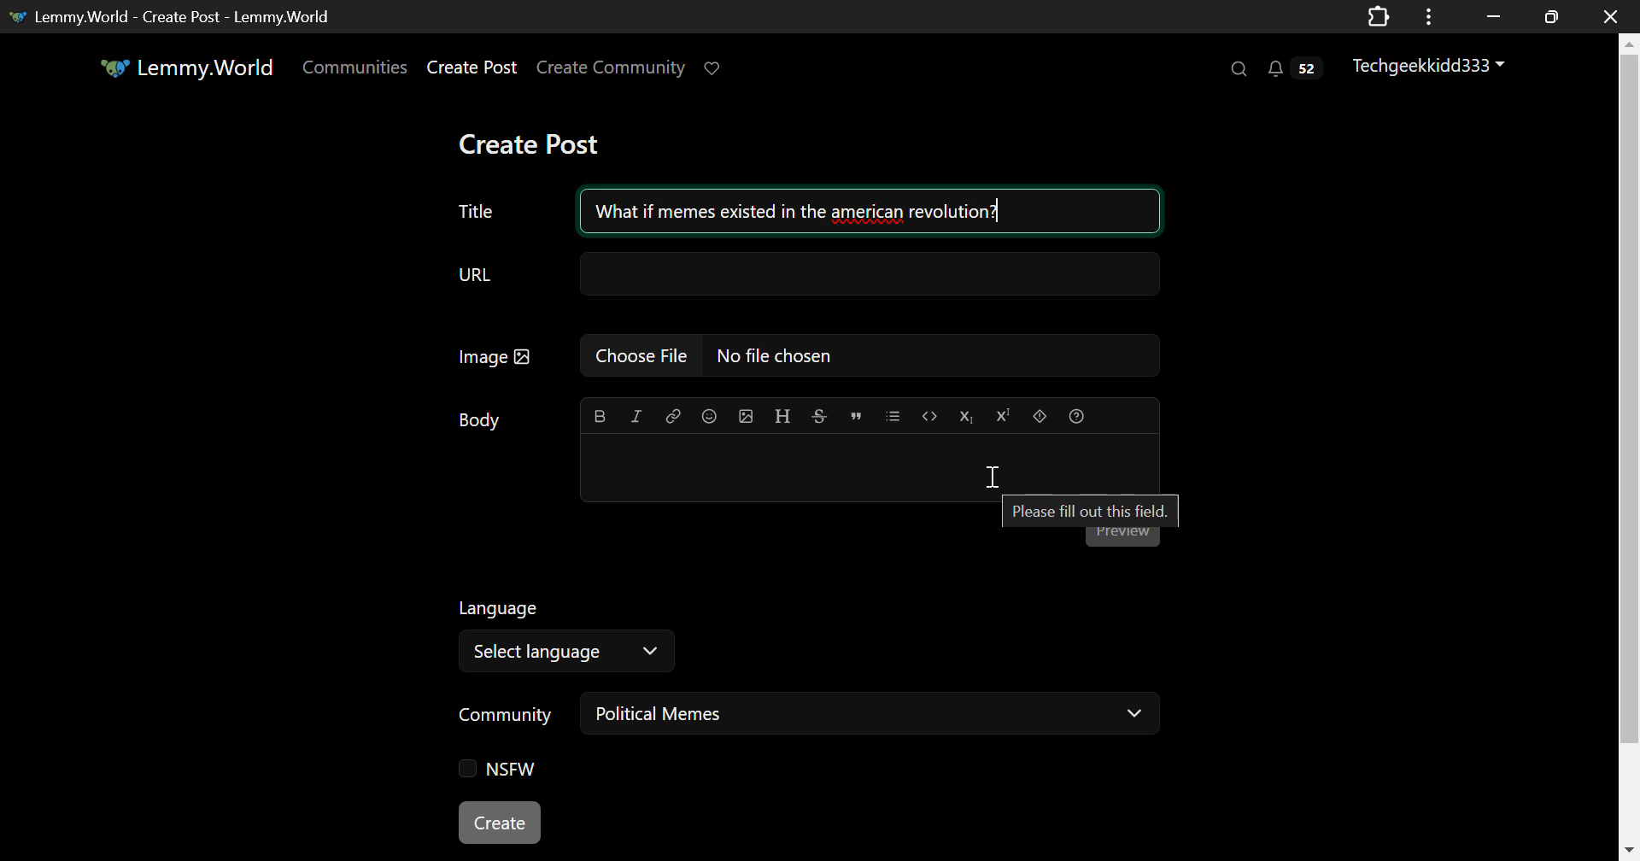 This screenshot has height=861, width=1640. Describe the element at coordinates (354, 67) in the screenshot. I see `Communities Page` at that location.